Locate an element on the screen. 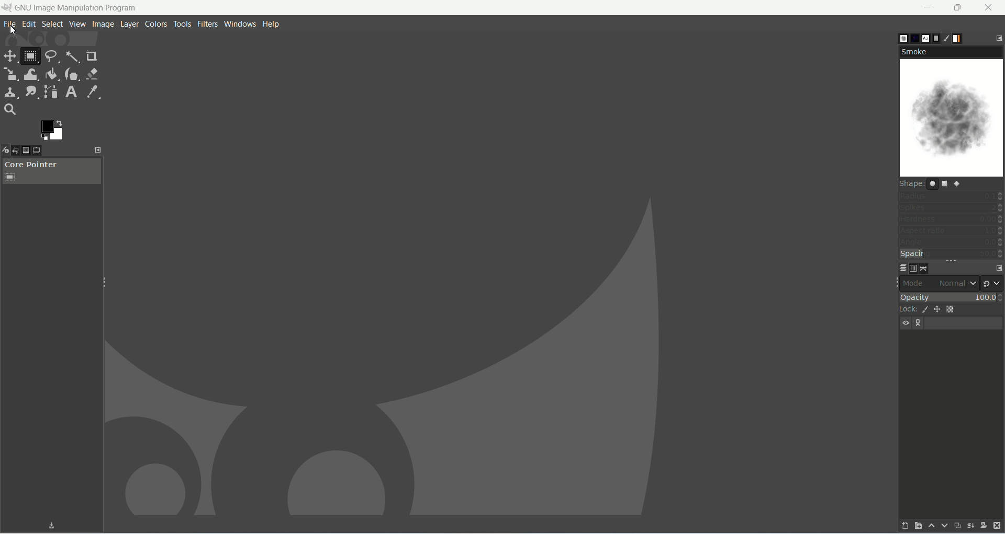 Image resolution: width=1005 pixels, height=534 pixels. lock position and size is located at coordinates (938, 310).